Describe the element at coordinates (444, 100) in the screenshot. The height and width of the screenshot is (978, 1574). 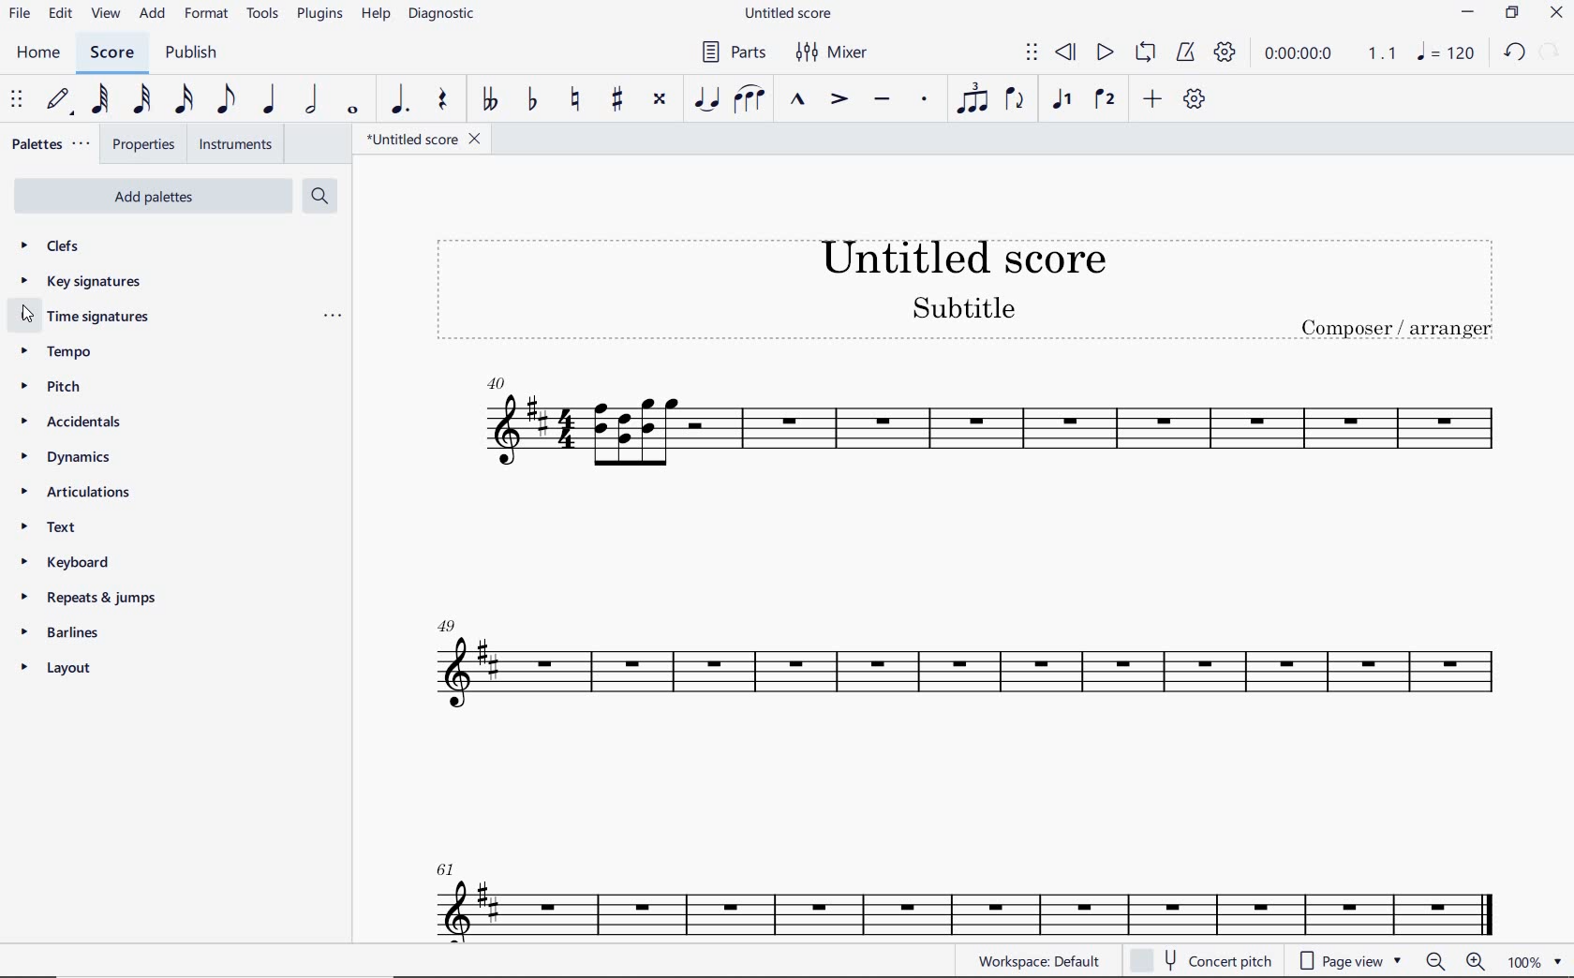
I see `REST` at that location.